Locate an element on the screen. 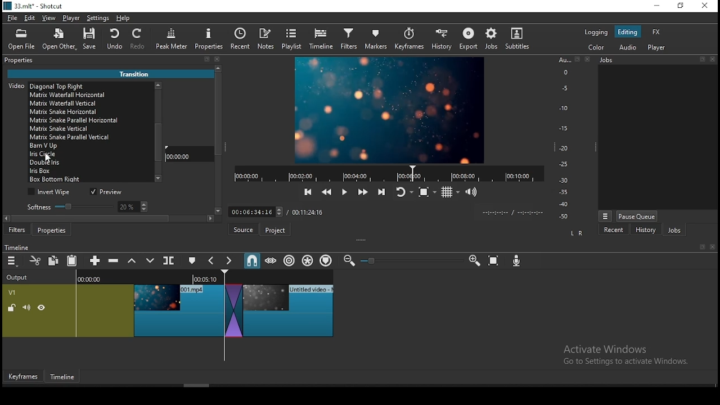 The height and width of the screenshot is (405, 720). properties is located at coordinates (22, 60).